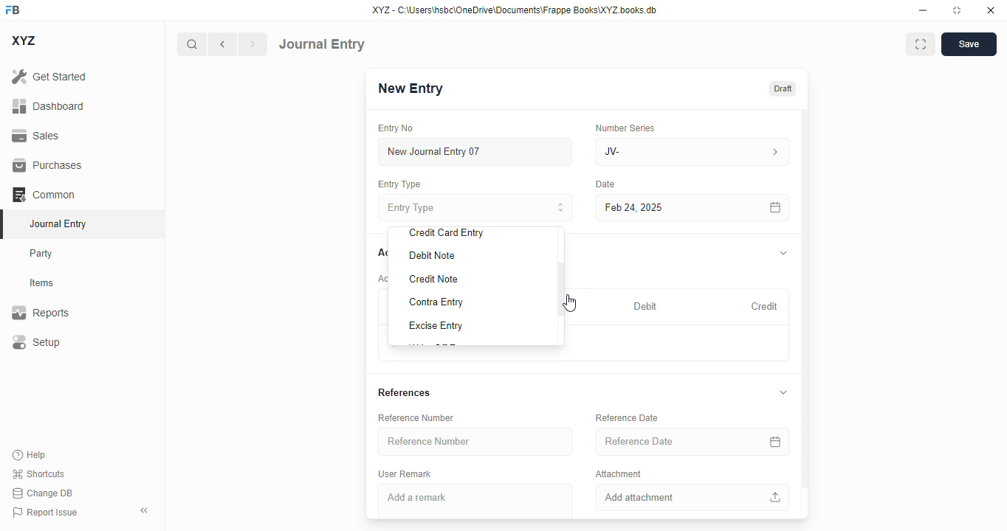  What do you see at coordinates (433, 280) in the screenshot?
I see `credit note` at bounding box center [433, 280].